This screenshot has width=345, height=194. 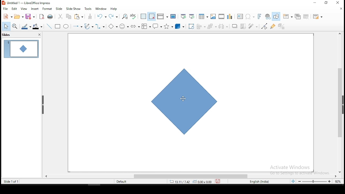 What do you see at coordinates (49, 26) in the screenshot?
I see `line` at bounding box center [49, 26].